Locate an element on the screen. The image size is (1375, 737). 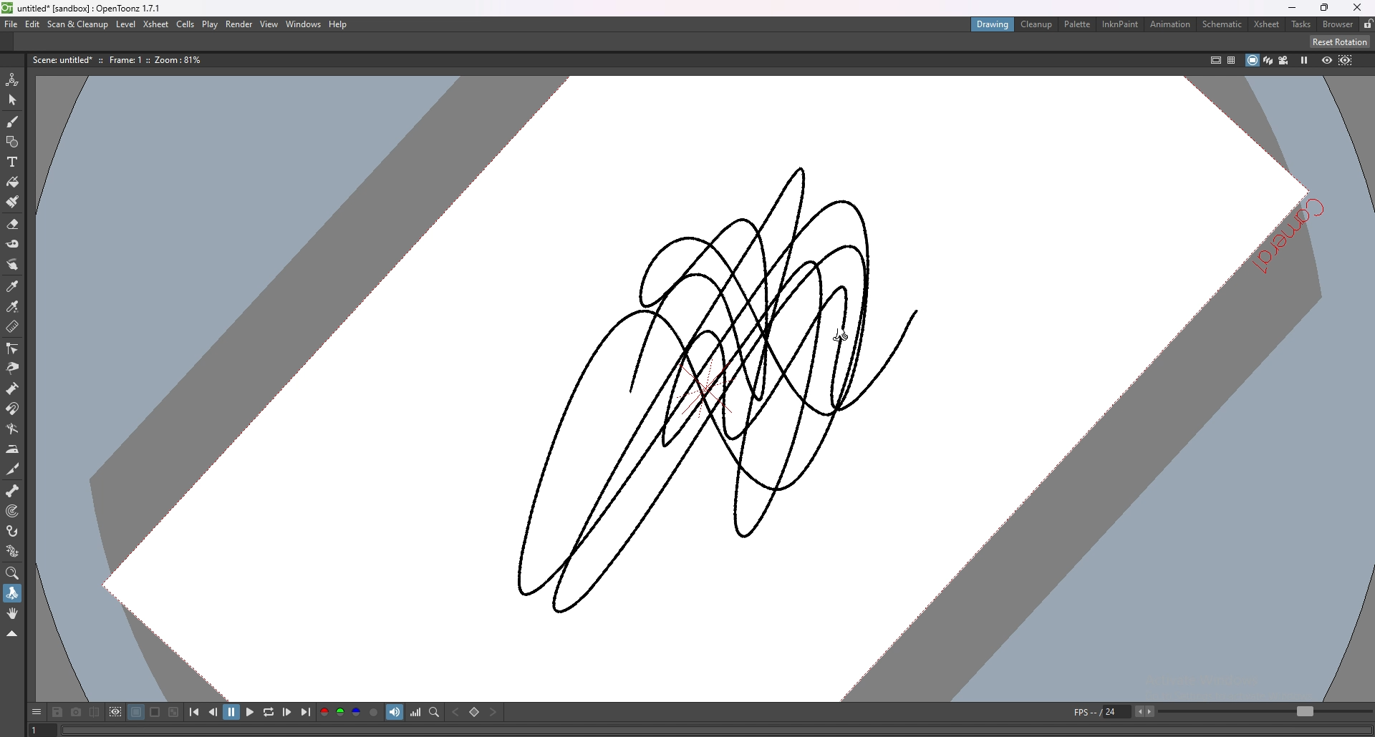
tasks is located at coordinates (1301, 24).